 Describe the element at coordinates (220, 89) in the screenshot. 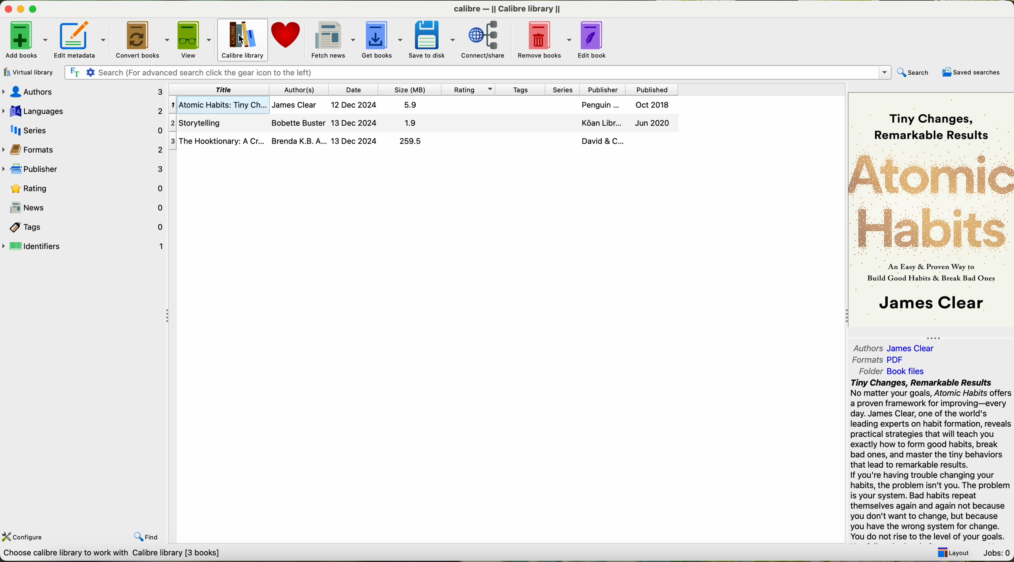

I see `title` at that location.